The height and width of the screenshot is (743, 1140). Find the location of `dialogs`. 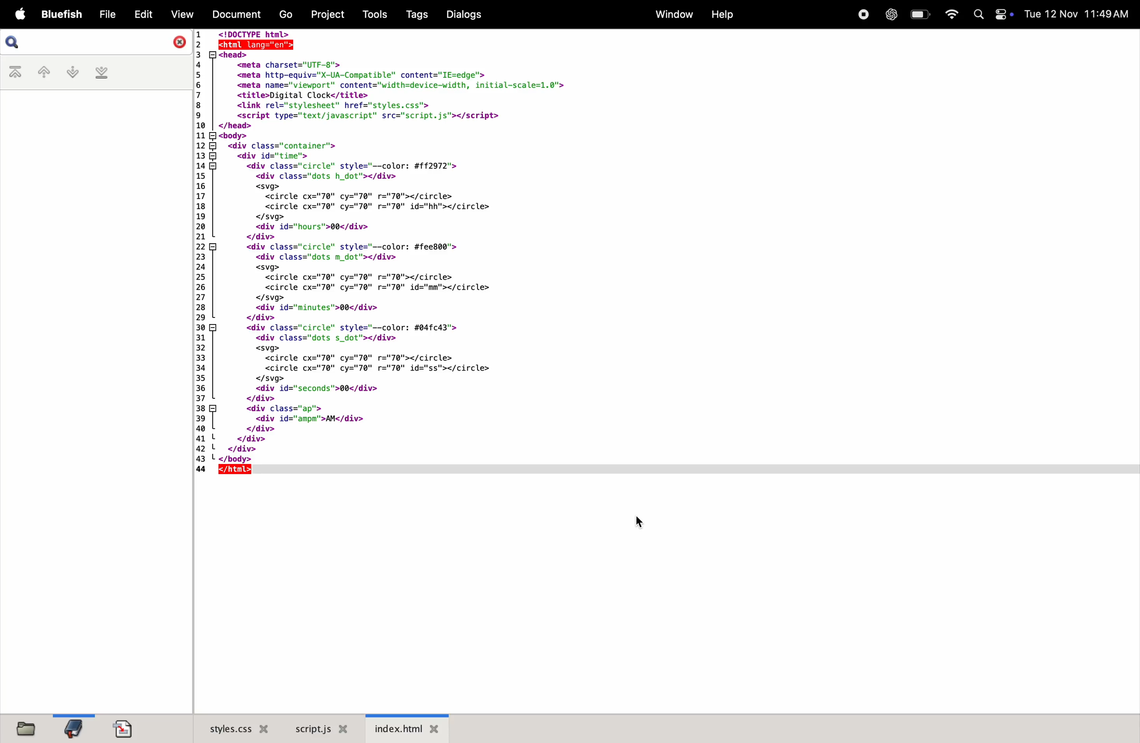

dialogs is located at coordinates (464, 14).